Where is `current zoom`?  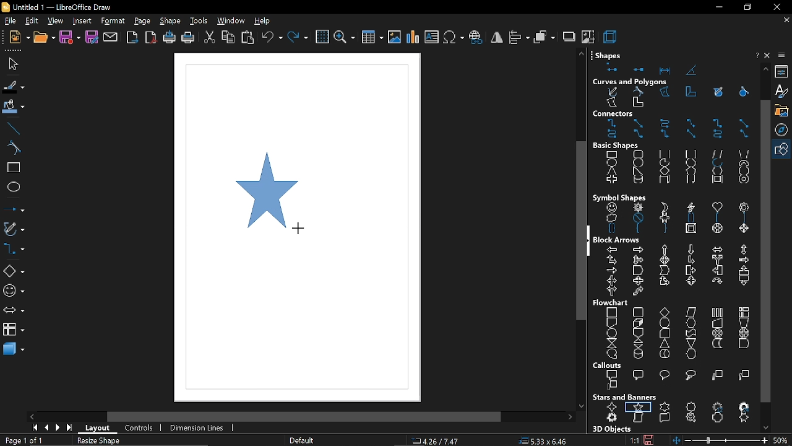
current zoom is located at coordinates (783, 441).